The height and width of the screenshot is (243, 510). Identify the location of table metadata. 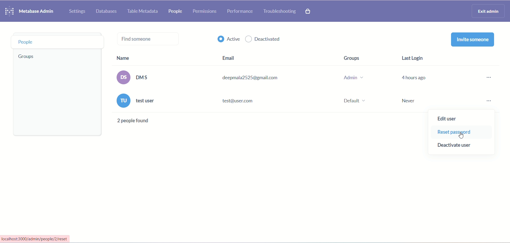
(144, 11).